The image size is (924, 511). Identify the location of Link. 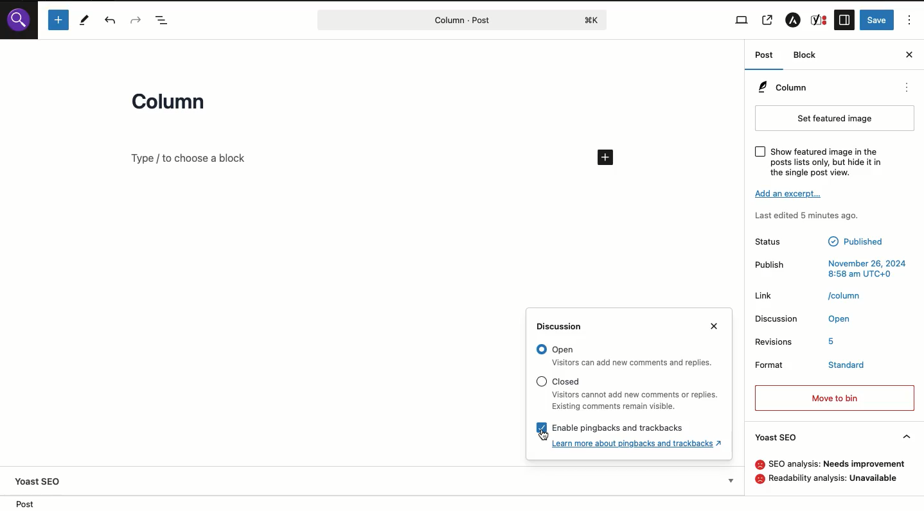
(766, 295).